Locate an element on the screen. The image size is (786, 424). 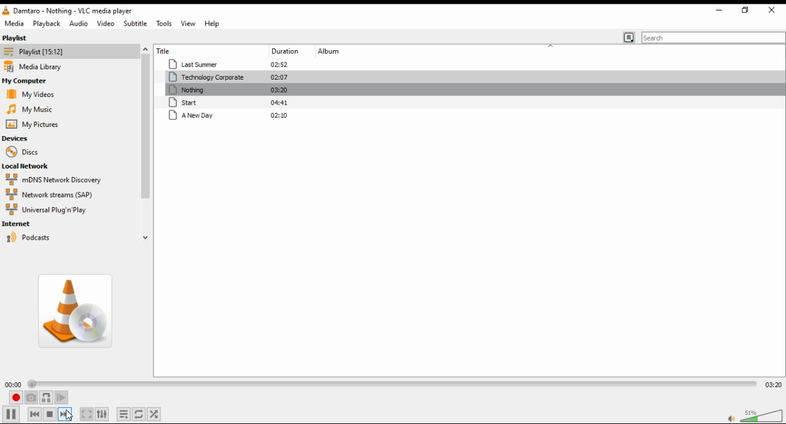
toggle playlist view is located at coordinates (628, 36).